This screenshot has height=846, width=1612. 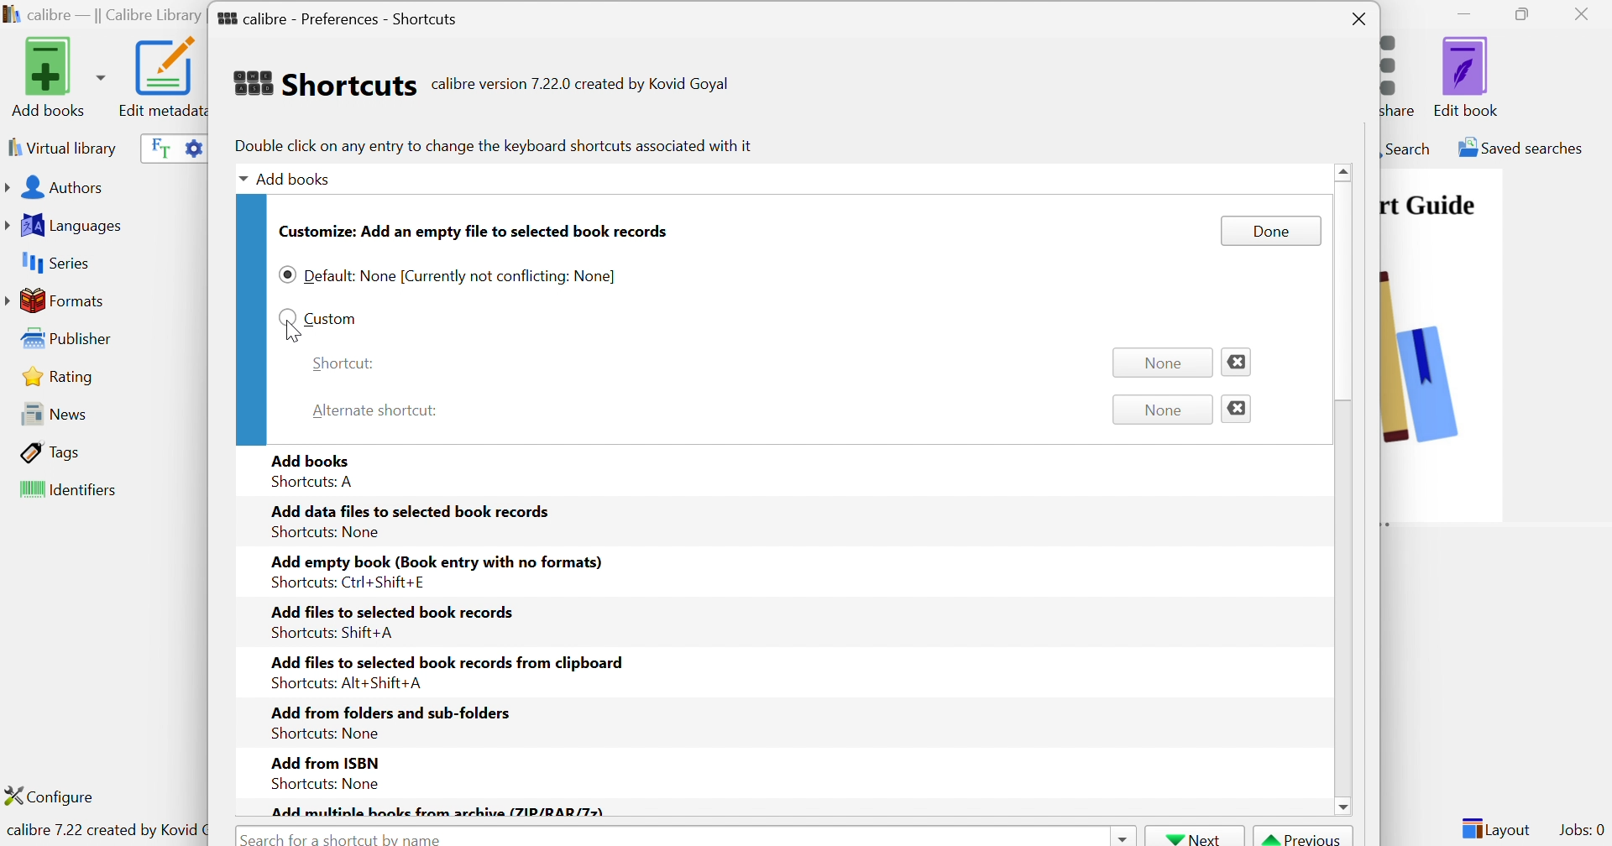 I want to click on Restore Down, so click(x=1527, y=15).